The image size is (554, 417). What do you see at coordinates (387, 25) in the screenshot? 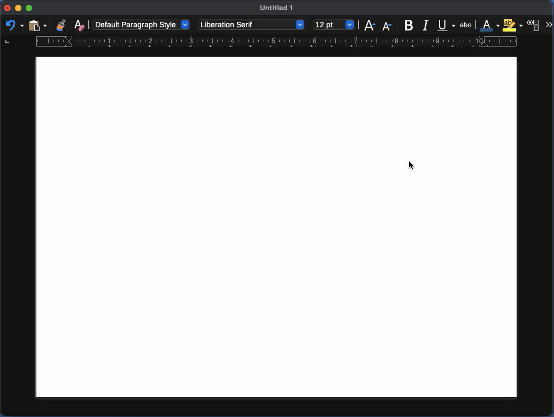
I see `Size decrease` at bounding box center [387, 25].